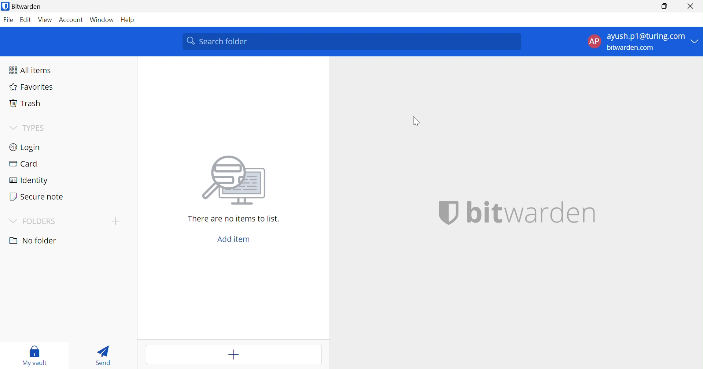  Describe the element at coordinates (34, 241) in the screenshot. I see `No folder` at that location.